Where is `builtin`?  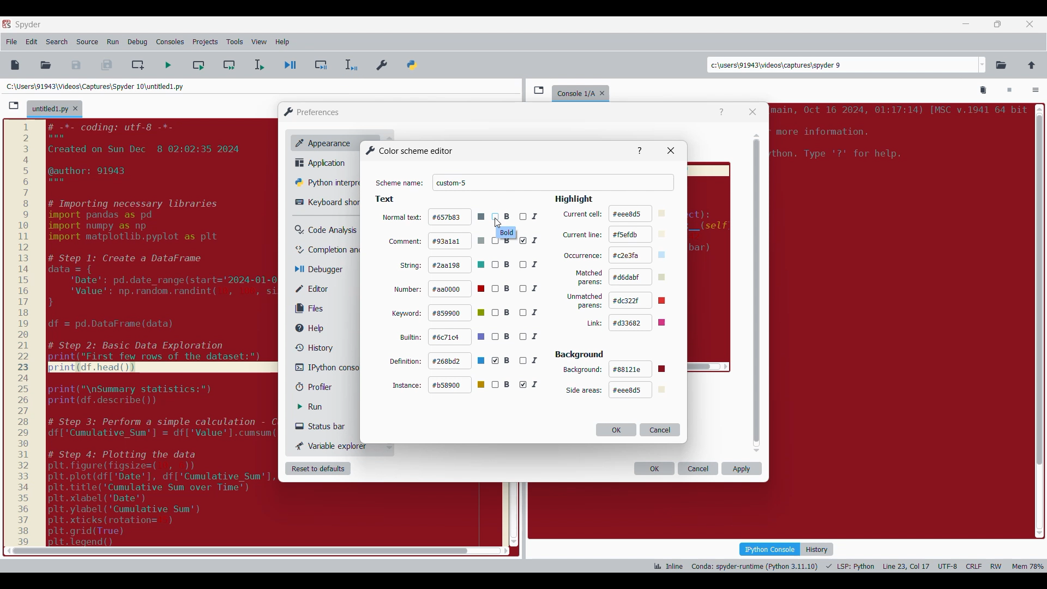
builtin is located at coordinates (412, 338).